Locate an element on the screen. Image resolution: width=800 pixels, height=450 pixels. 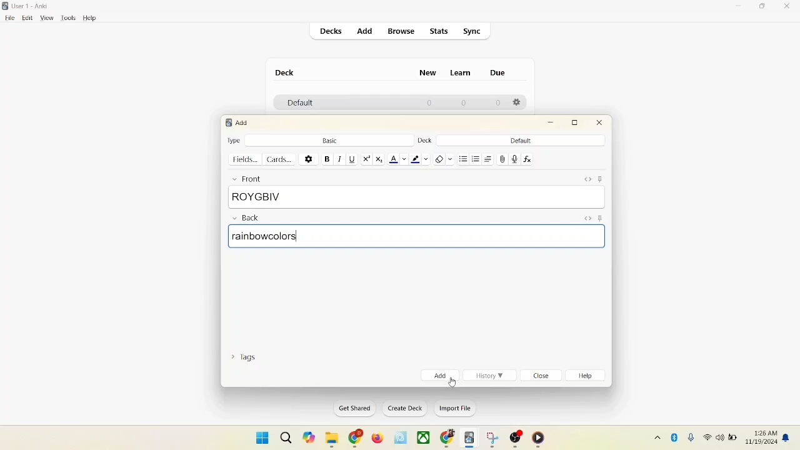
add is located at coordinates (243, 122).